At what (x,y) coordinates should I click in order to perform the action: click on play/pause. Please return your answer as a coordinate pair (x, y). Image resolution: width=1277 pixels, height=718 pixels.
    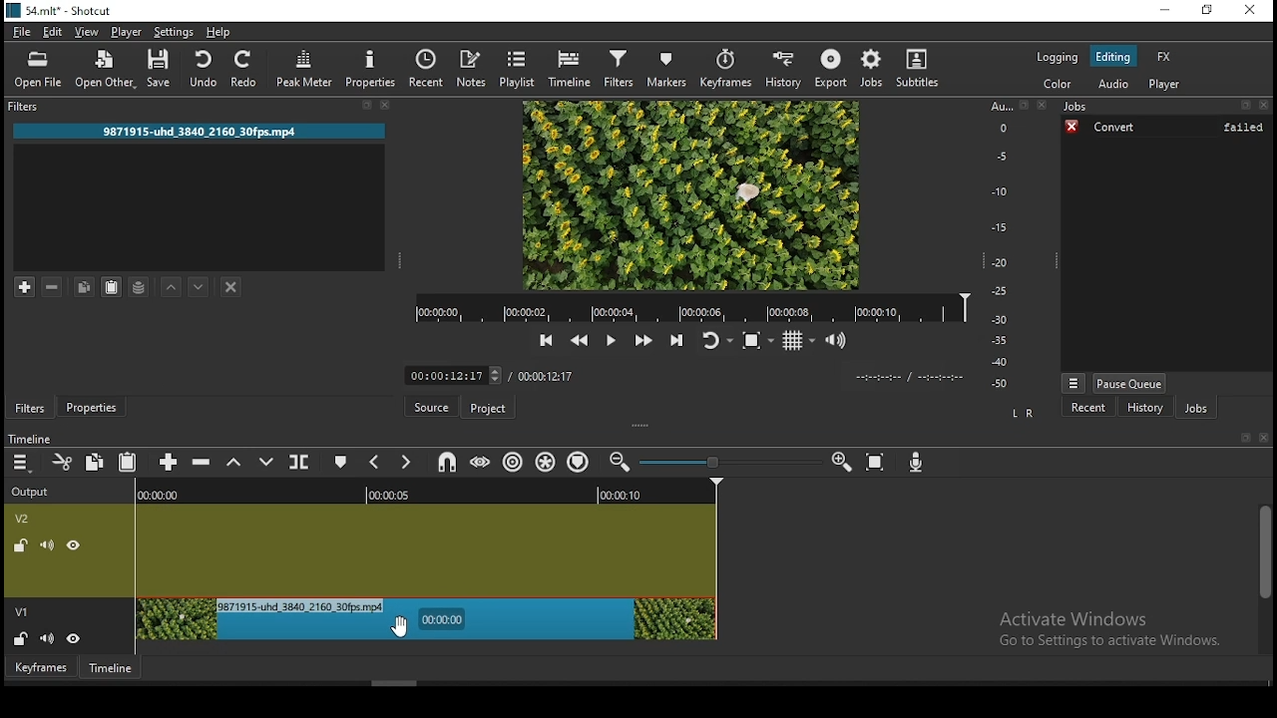
    Looking at the image, I should click on (611, 339).